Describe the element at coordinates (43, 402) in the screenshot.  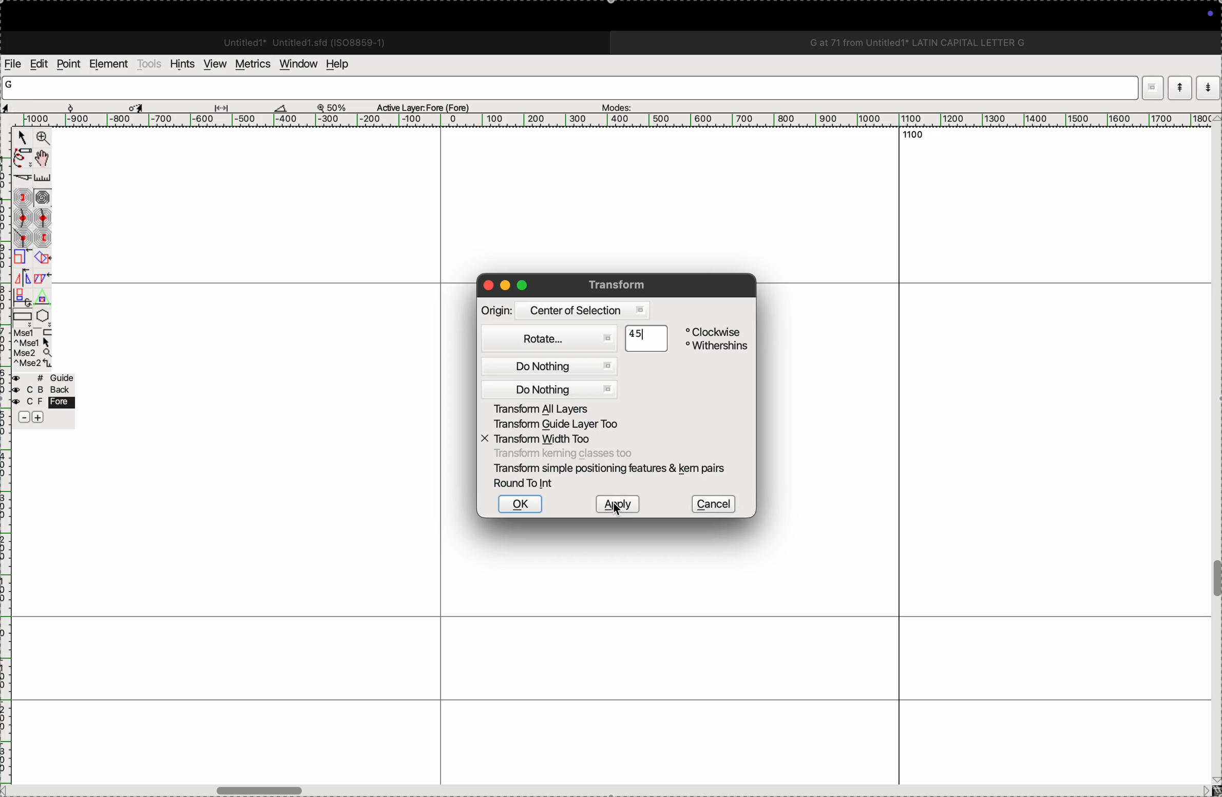
I see `fore layer` at that location.